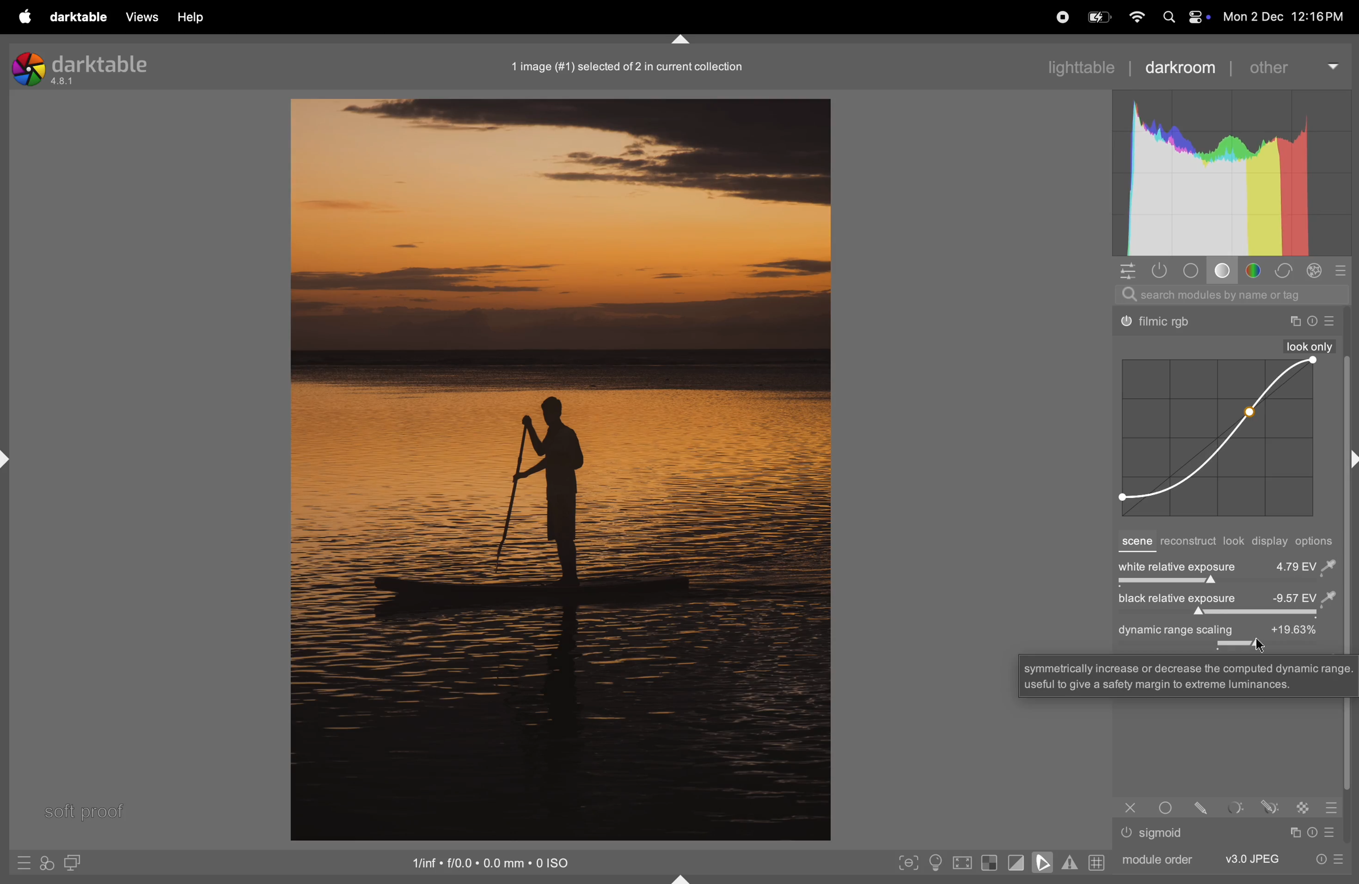 This screenshot has width=1359, height=884. I want to click on correct , so click(1284, 271).